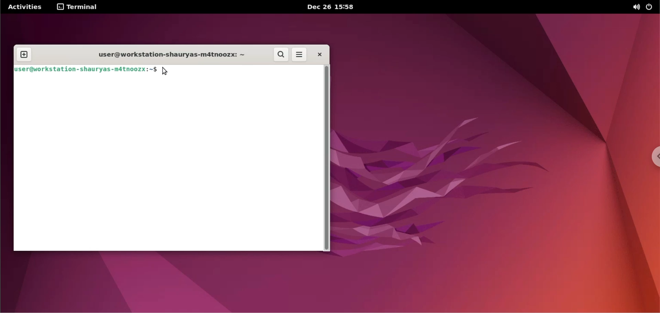  What do you see at coordinates (166, 71) in the screenshot?
I see `cursor` at bounding box center [166, 71].